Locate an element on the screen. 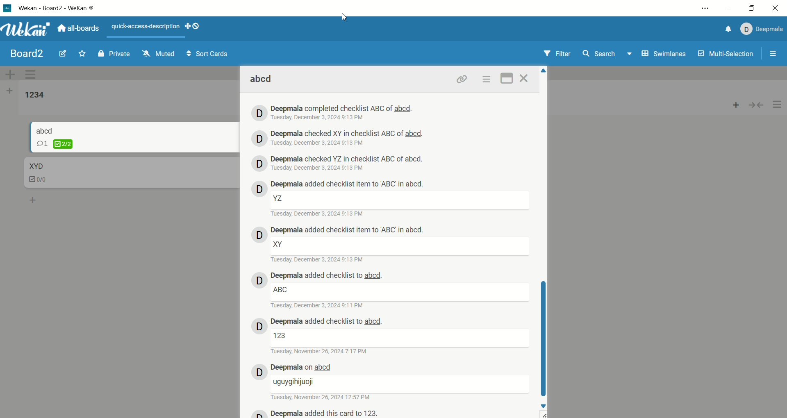 The height and width of the screenshot is (418, 787). minimize is located at coordinates (729, 9).